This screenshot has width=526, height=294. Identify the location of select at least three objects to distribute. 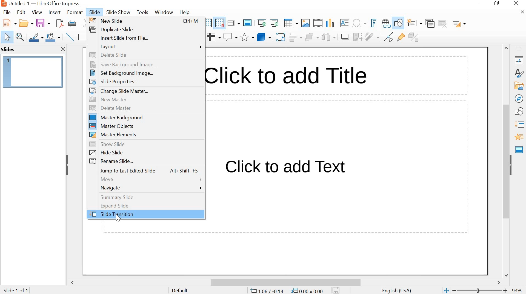
(328, 37).